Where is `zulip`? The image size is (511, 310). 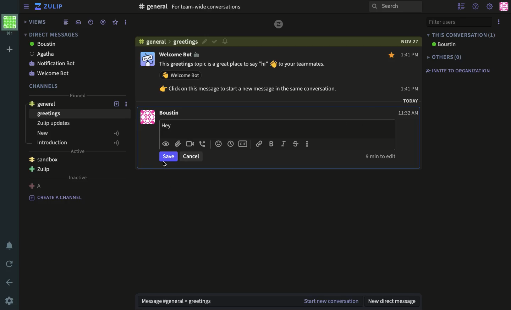
zulip is located at coordinates (42, 170).